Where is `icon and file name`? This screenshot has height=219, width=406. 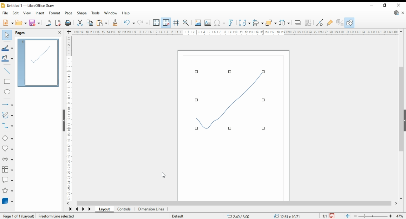 icon and file name is located at coordinates (28, 5).